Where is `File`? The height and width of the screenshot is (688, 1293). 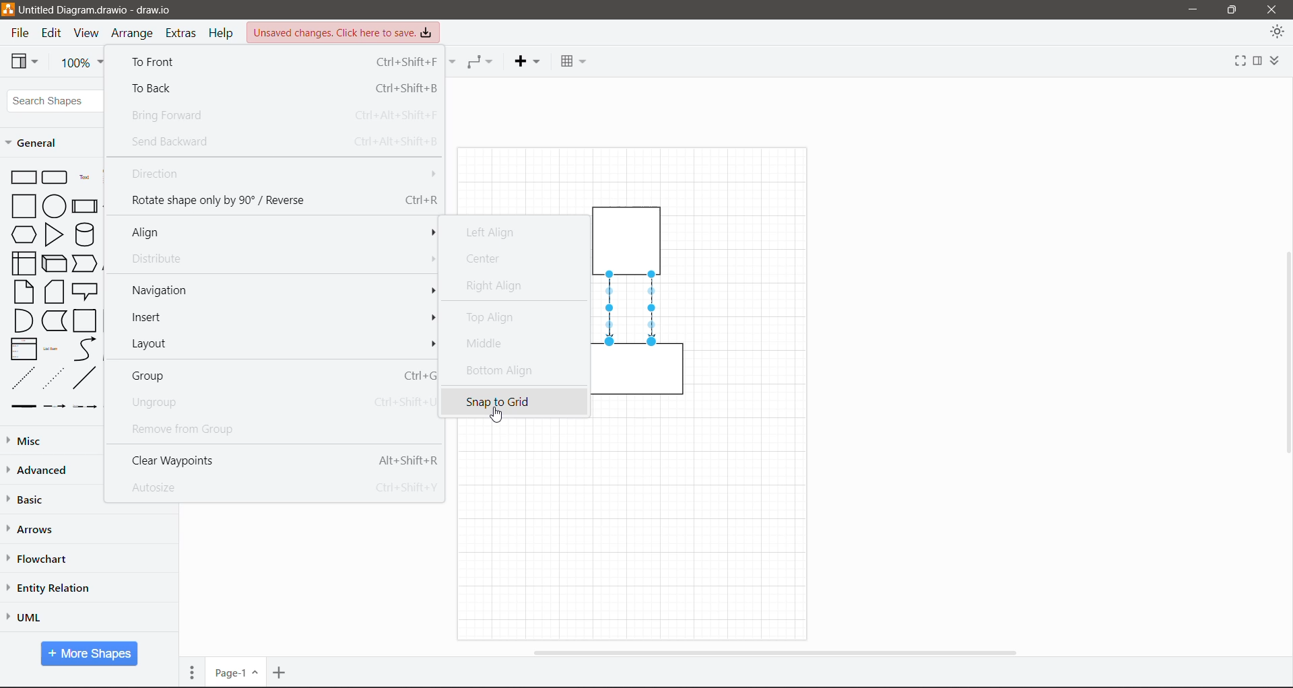 File is located at coordinates (19, 34).